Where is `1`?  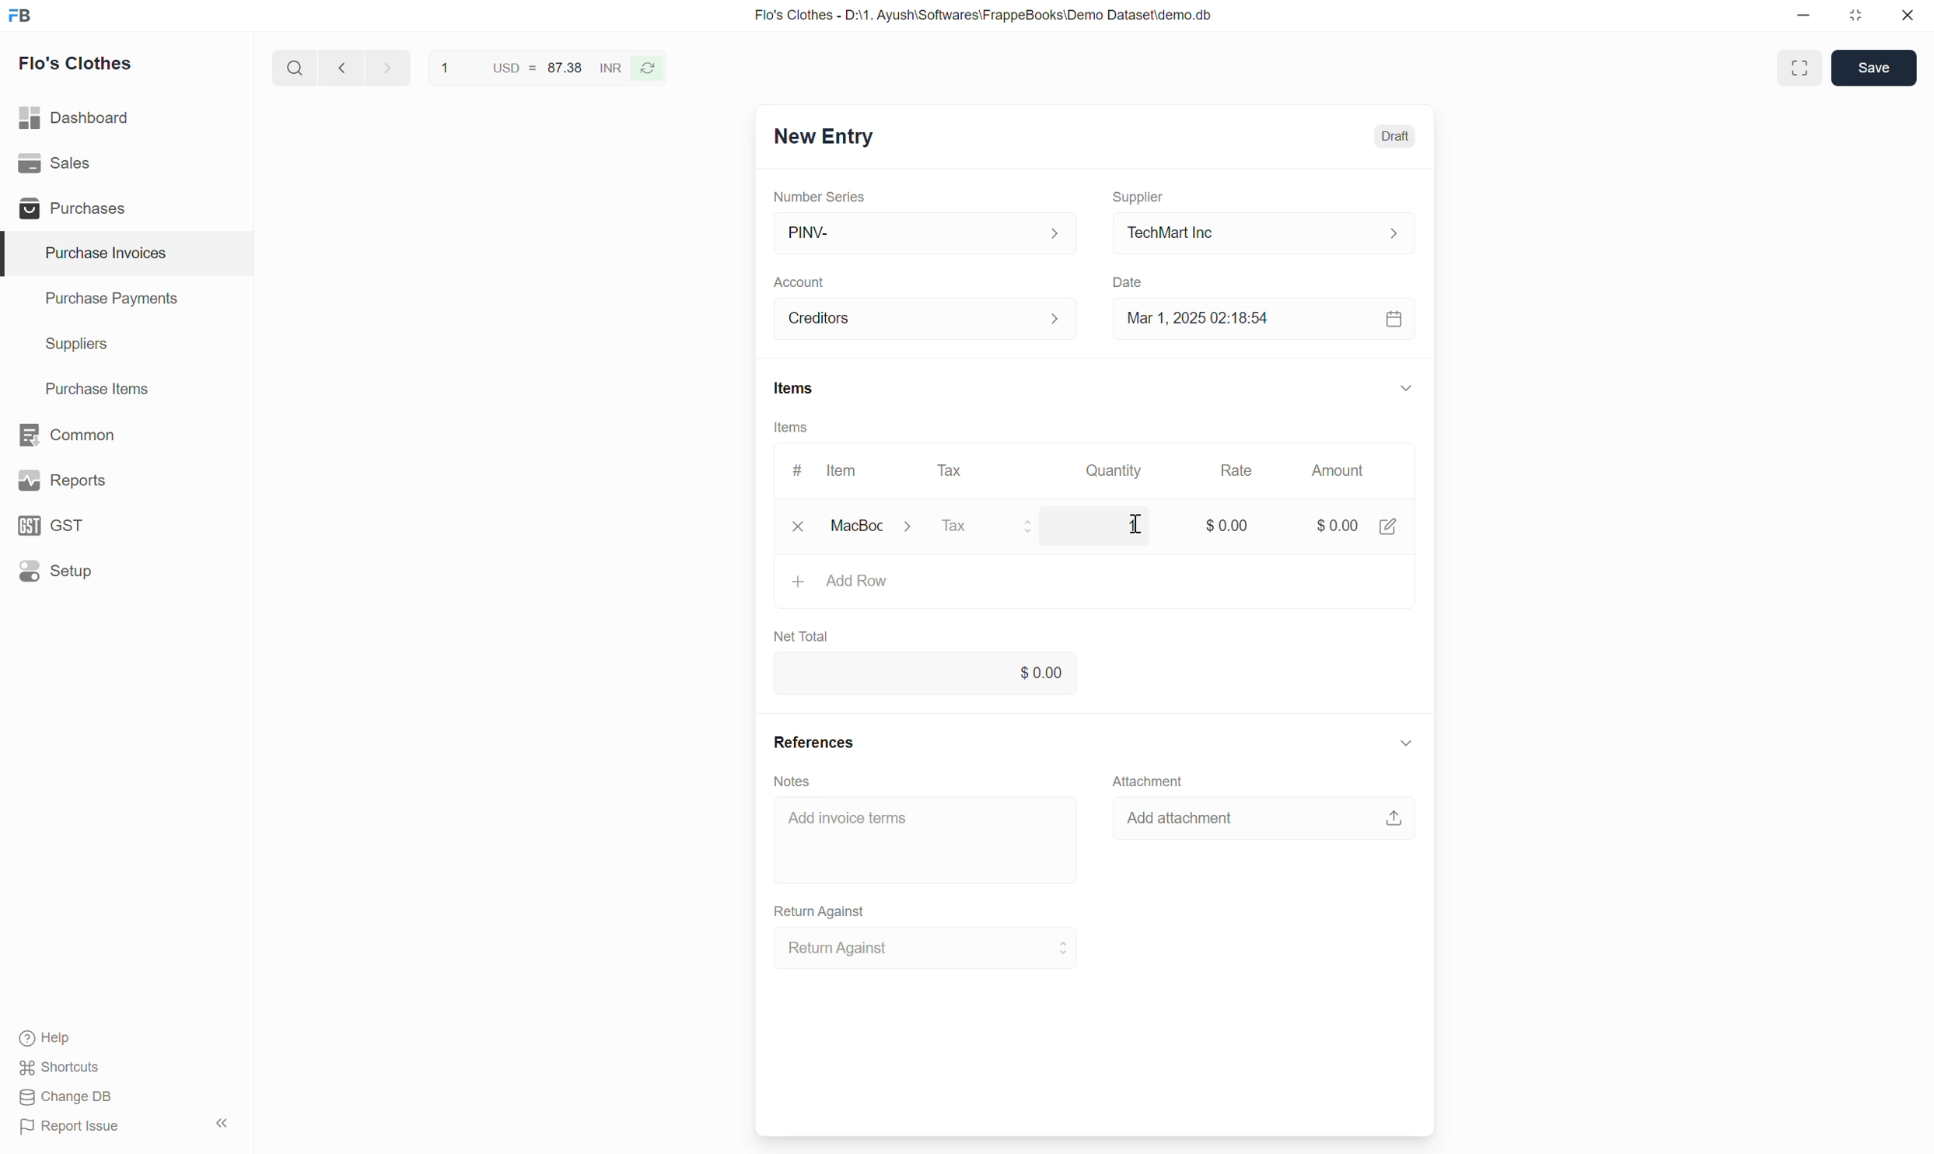 1 is located at coordinates (1128, 523).